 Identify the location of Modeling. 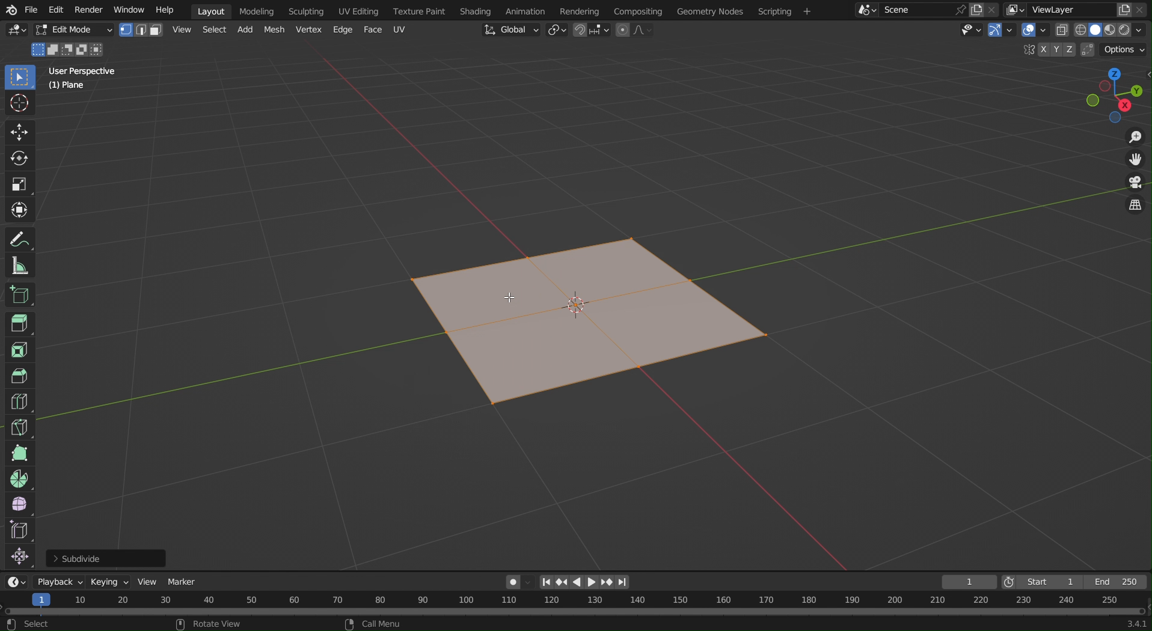
(256, 10).